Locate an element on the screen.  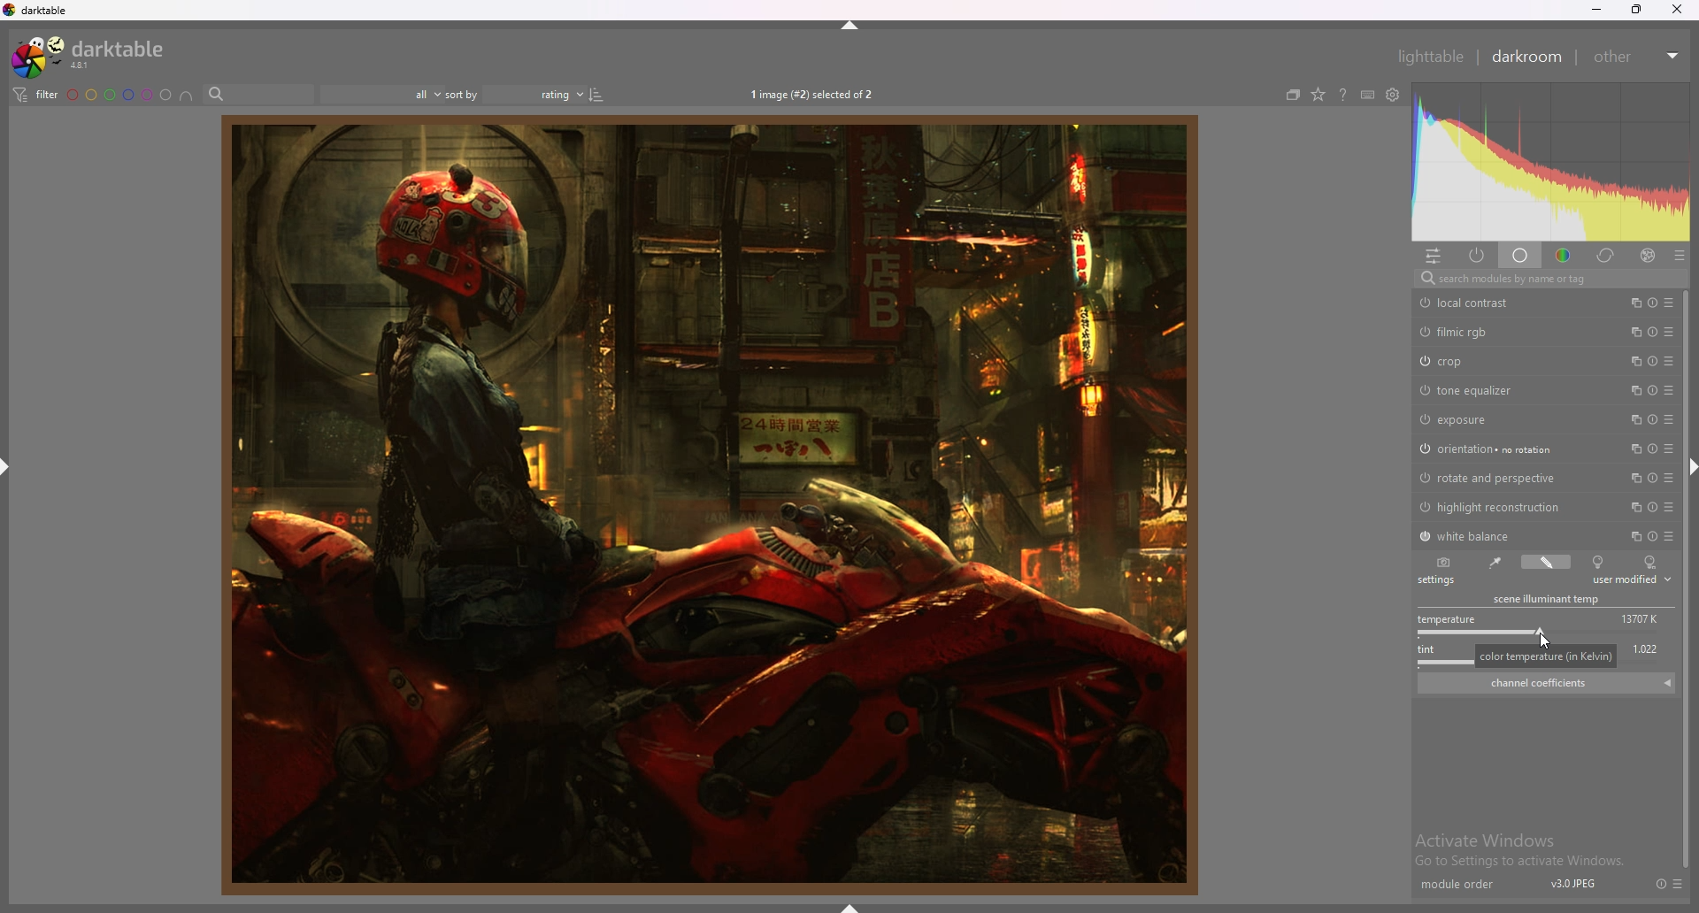
keyboard shortcuts is located at coordinates (1367, 96).